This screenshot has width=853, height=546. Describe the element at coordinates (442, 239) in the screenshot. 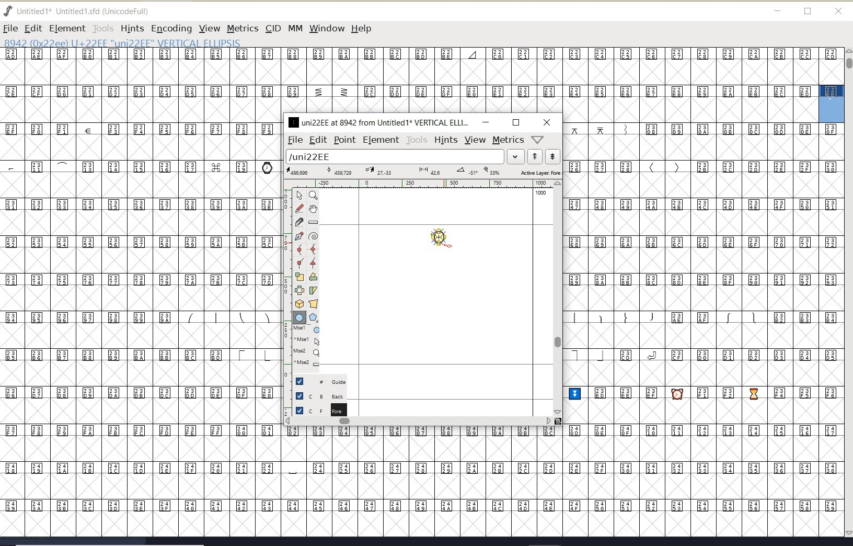

I see `a vertical ellipsis creation` at that location.